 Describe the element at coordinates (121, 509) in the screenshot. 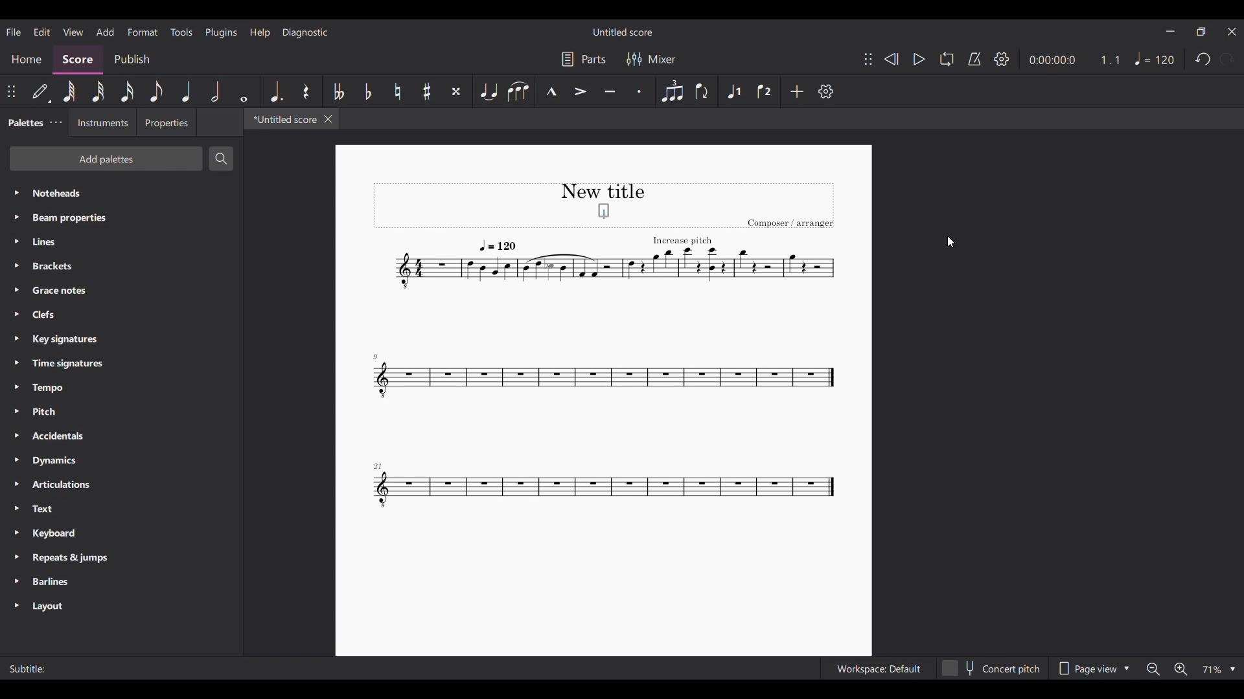

I see `Text` at that location.